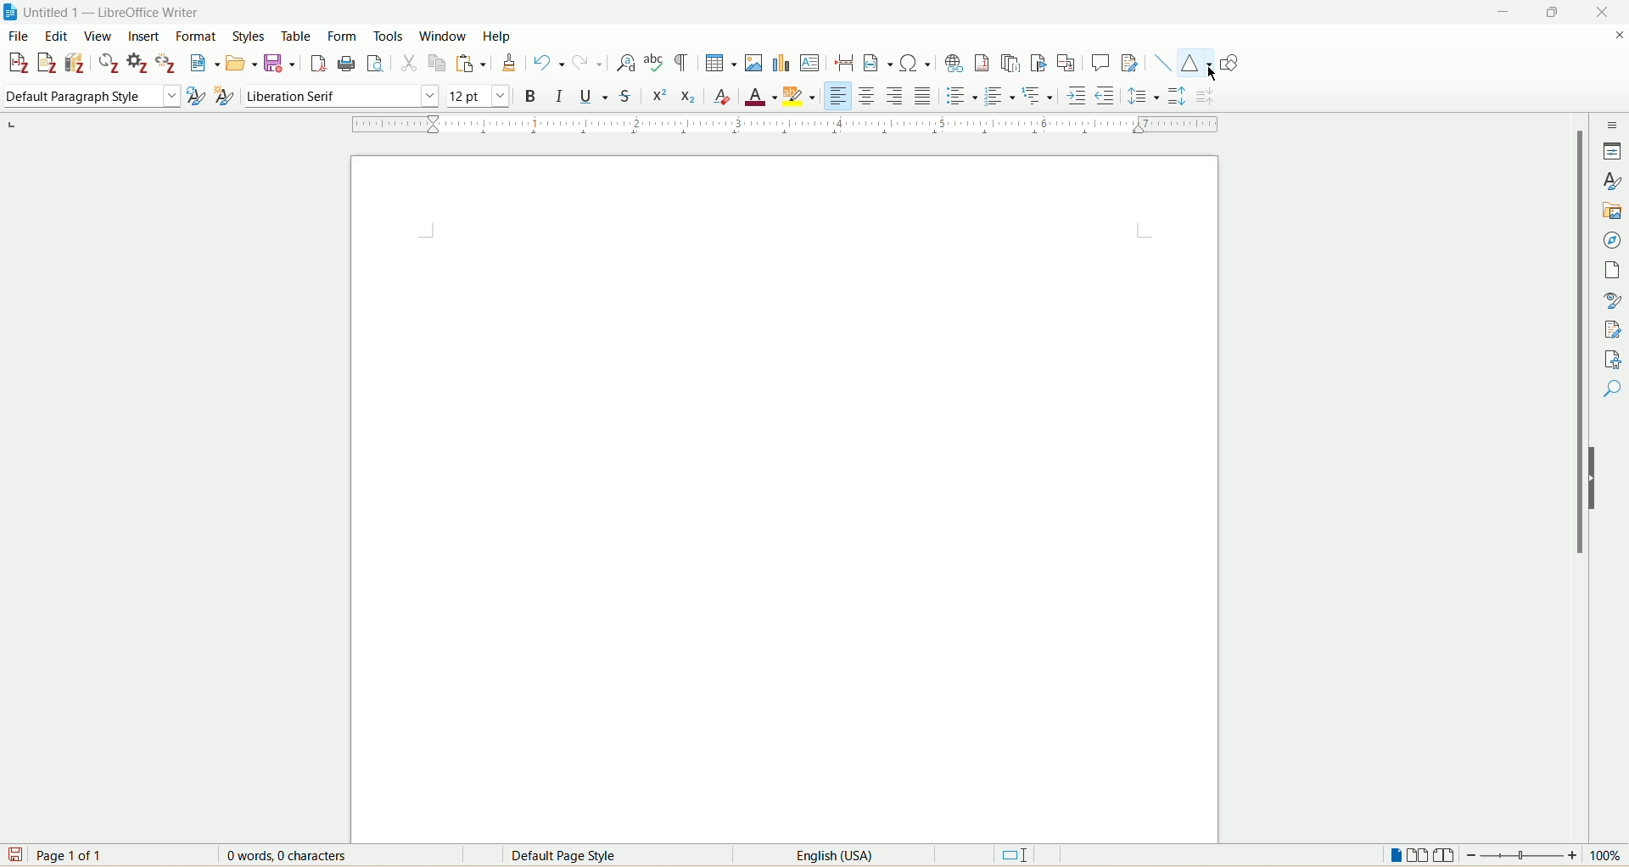 The image size is (1629, 867). Describe the element at coordinates (1144, 95) in the screenshot. I see `set line spacing` at that location.